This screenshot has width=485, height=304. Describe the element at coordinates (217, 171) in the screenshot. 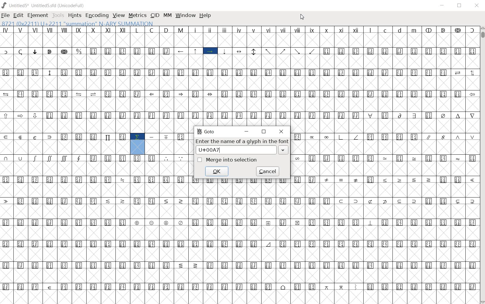

I see `ok` at that location.